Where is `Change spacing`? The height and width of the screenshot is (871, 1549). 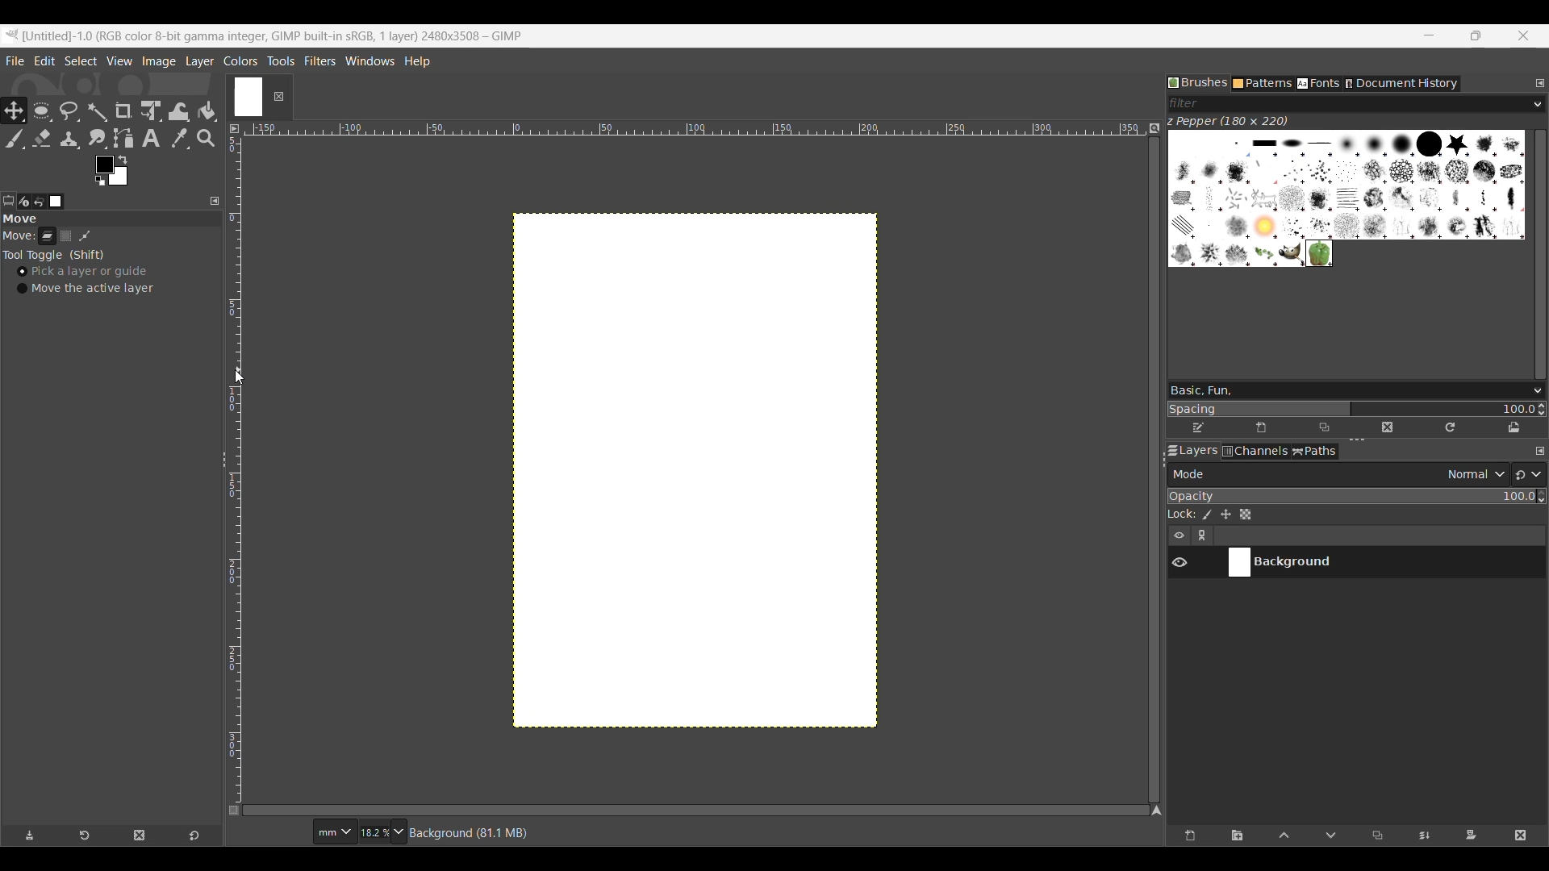
Change spacing is located at coordinates (1351, 408).